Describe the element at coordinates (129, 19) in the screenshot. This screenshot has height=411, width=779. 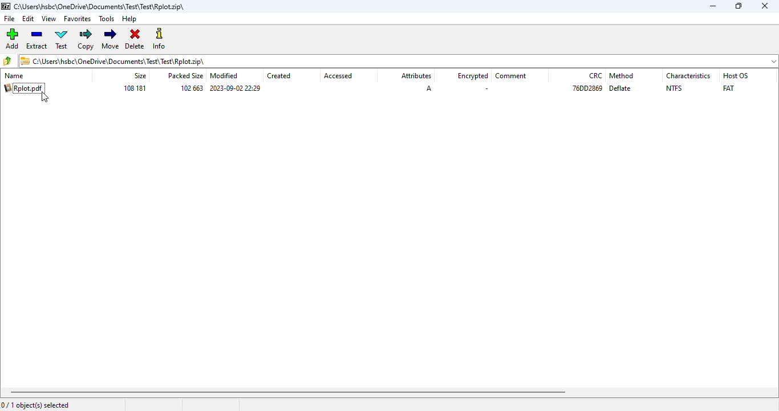
I see `help` at that location.